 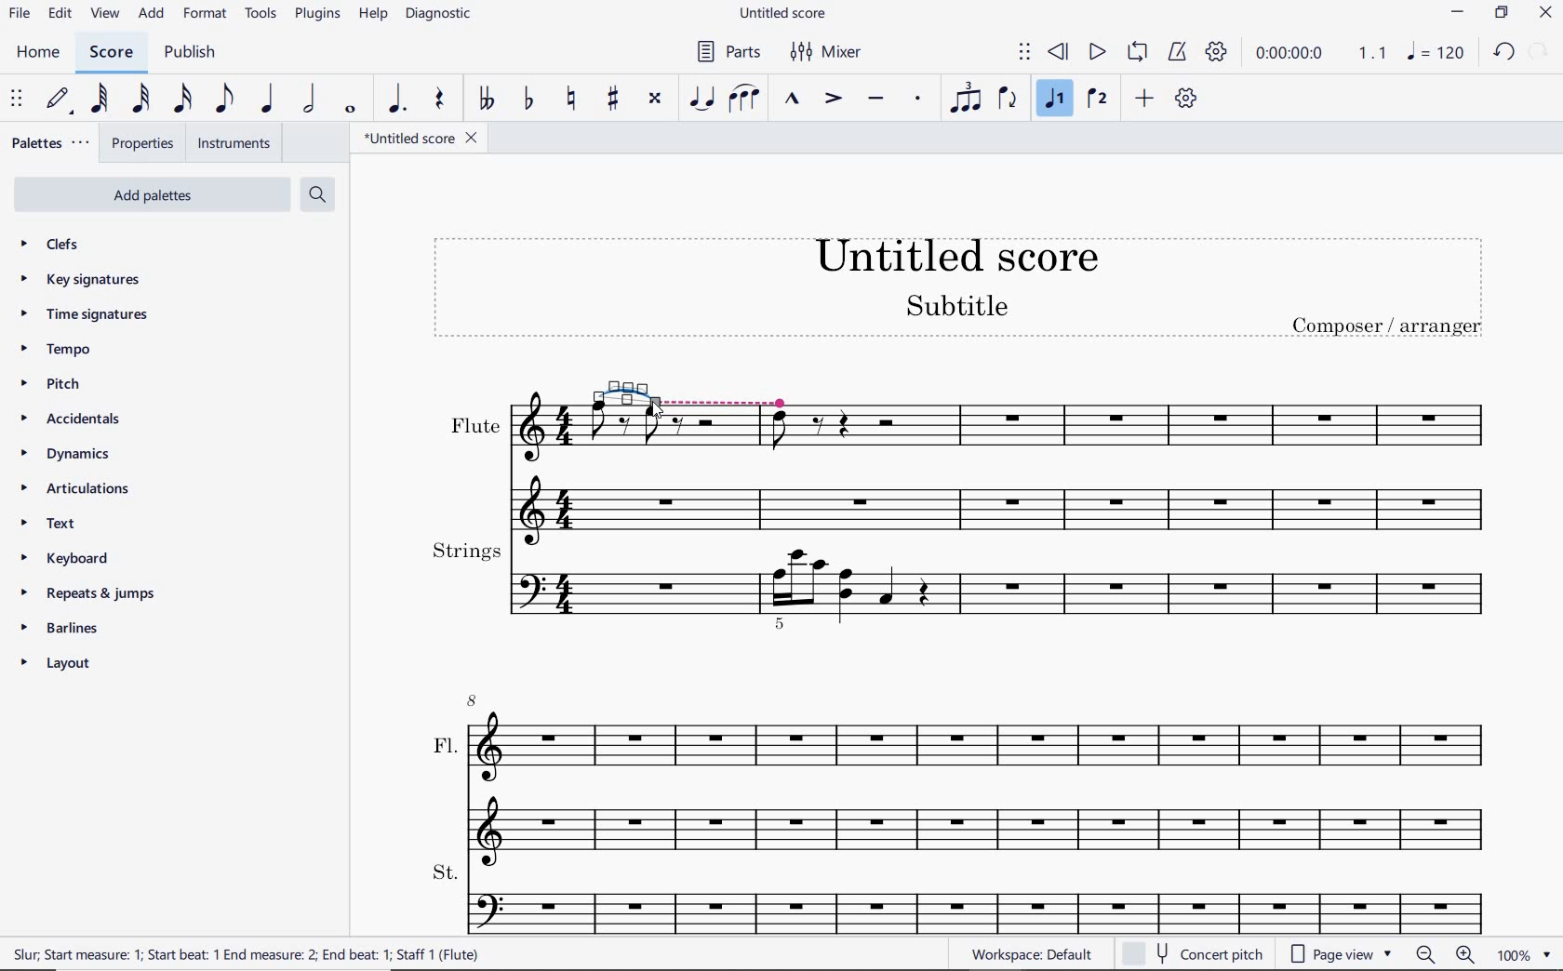 What do you see at coordinates (1150, 459) in the screenshot?
I see `Flute` at bounding box center [1150, 459].